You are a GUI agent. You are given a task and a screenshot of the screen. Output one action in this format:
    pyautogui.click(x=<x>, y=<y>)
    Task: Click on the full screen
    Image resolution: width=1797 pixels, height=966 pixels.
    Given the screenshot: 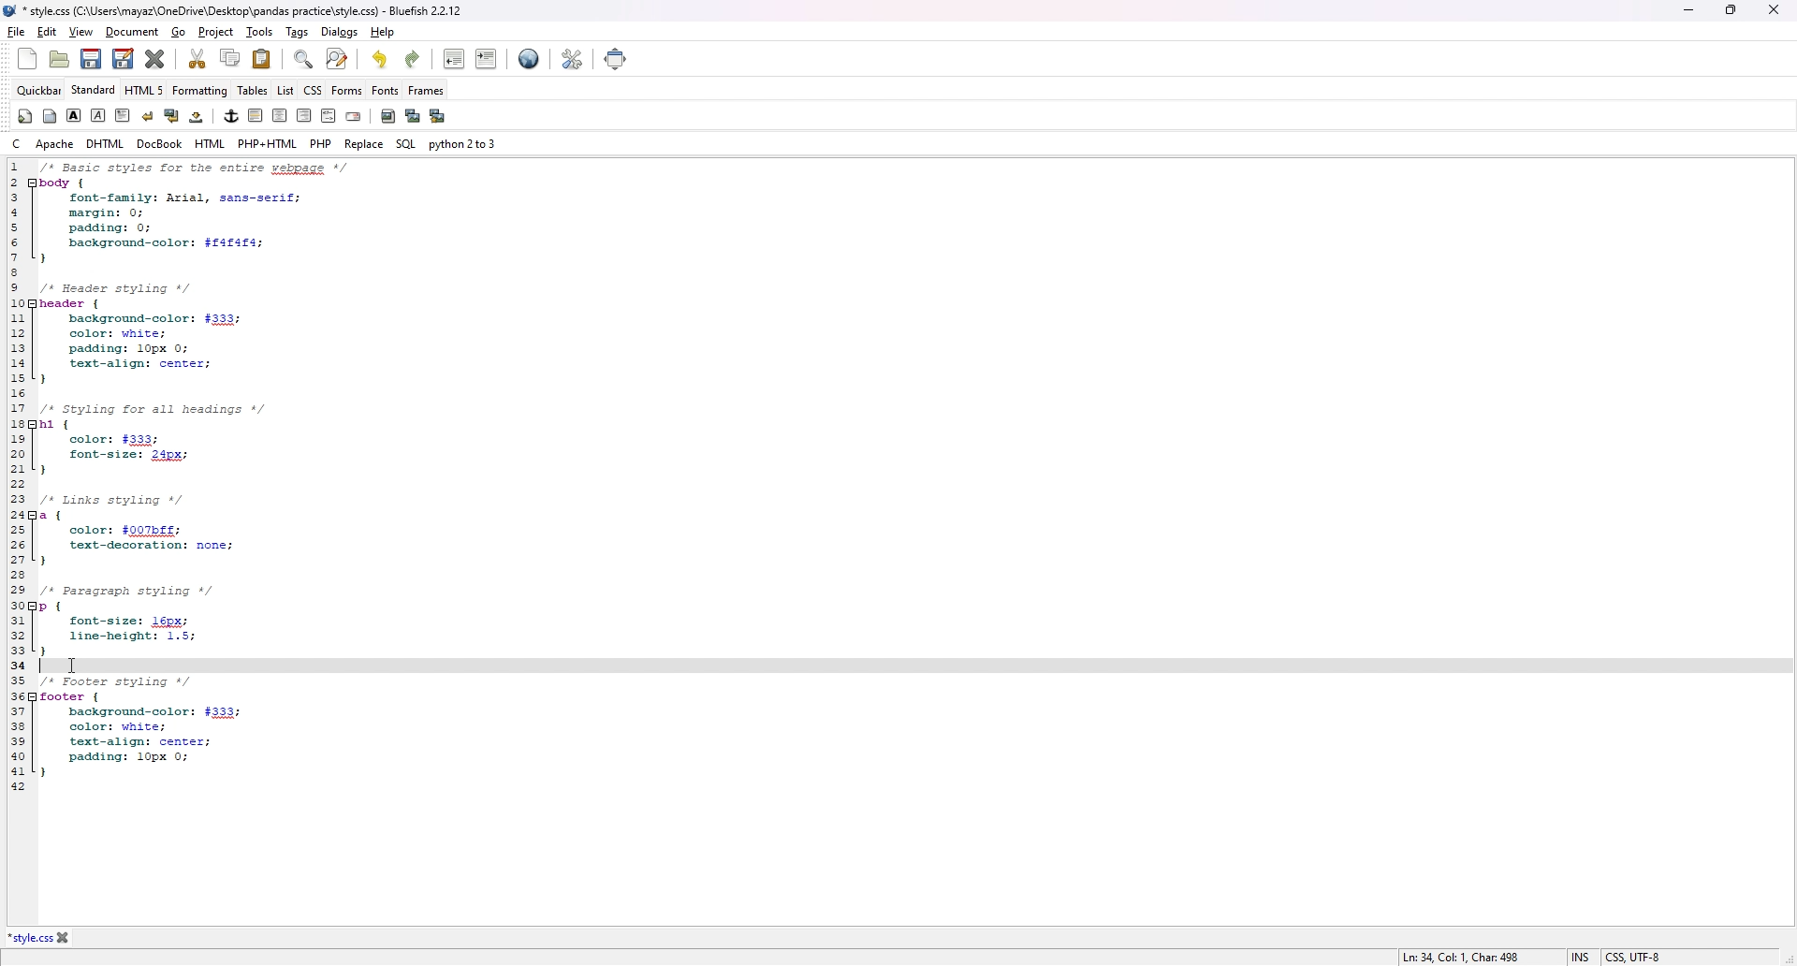 What is the action you would take?
    pyautogui.click(x=615, y=58)
    